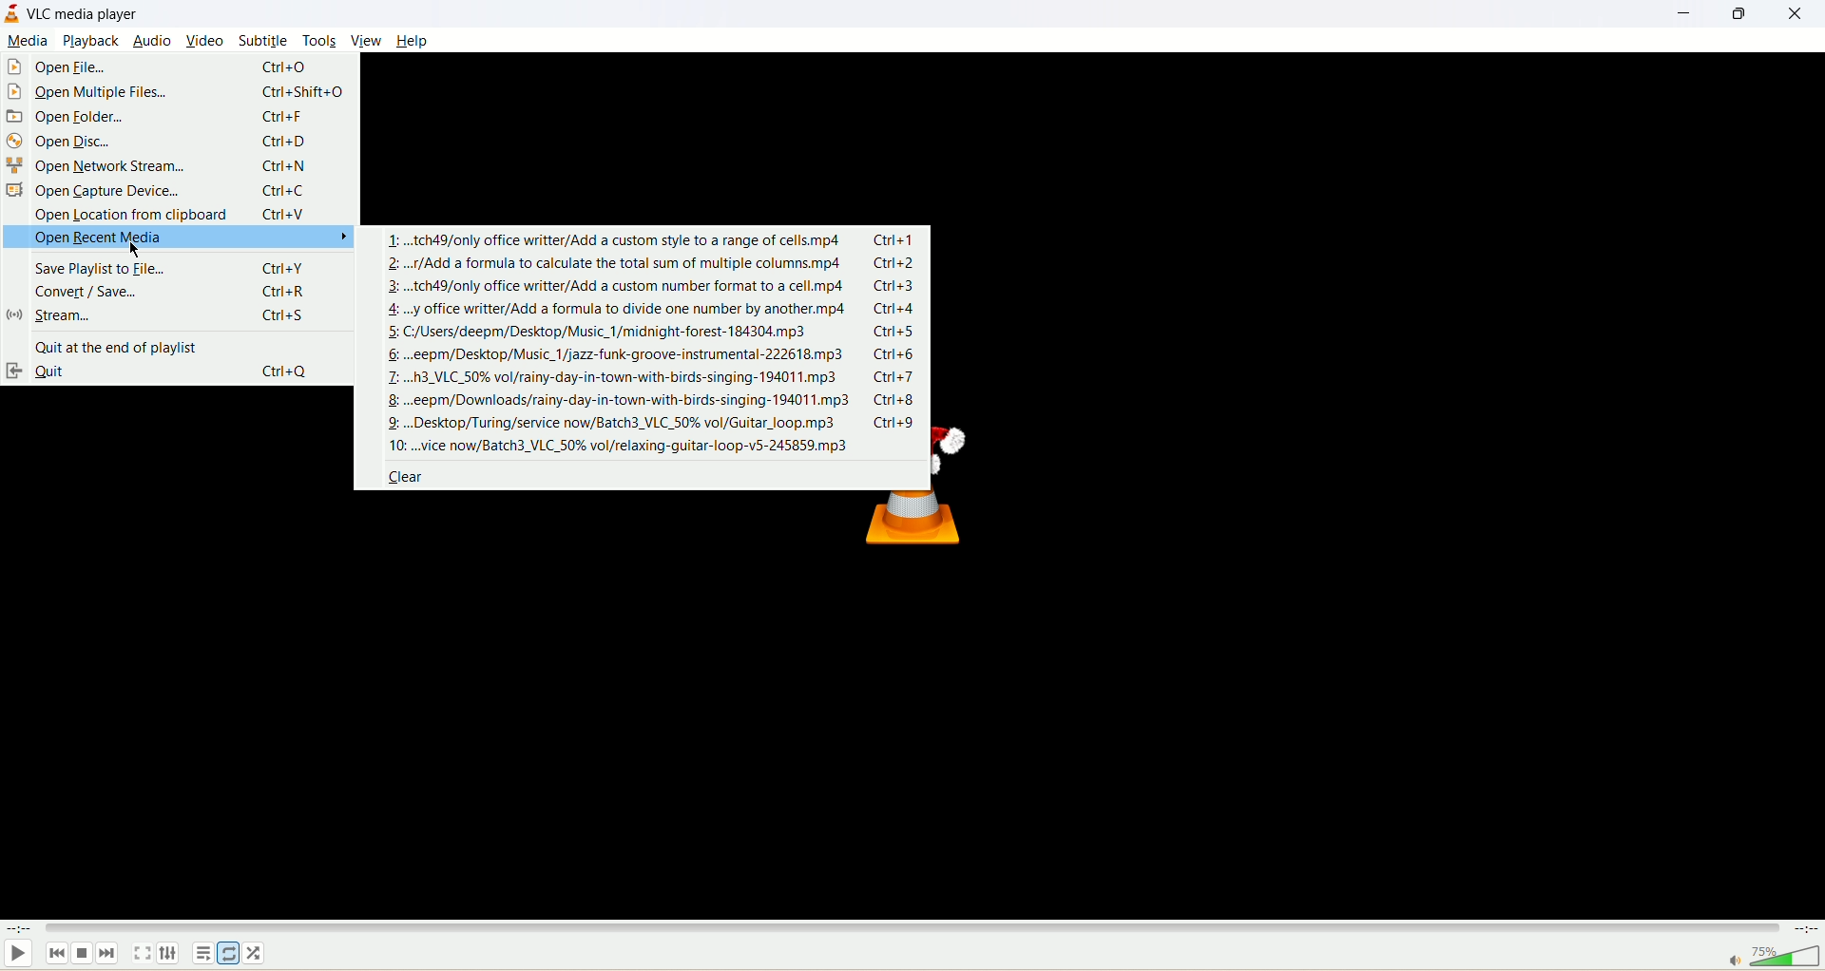 The width and height of the screenshot is (1825, 971). Describe the element at coordinates (927, 531) in the screenshot. I see `VLC MEDIA PLAYER LOGO` at that location.